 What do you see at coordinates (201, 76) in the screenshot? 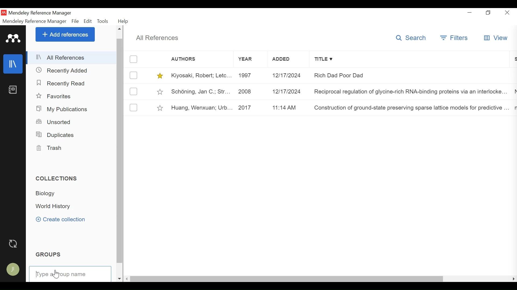
I see `Kiyosaki, Robert, Letc...` at bounding box center [201, 76].